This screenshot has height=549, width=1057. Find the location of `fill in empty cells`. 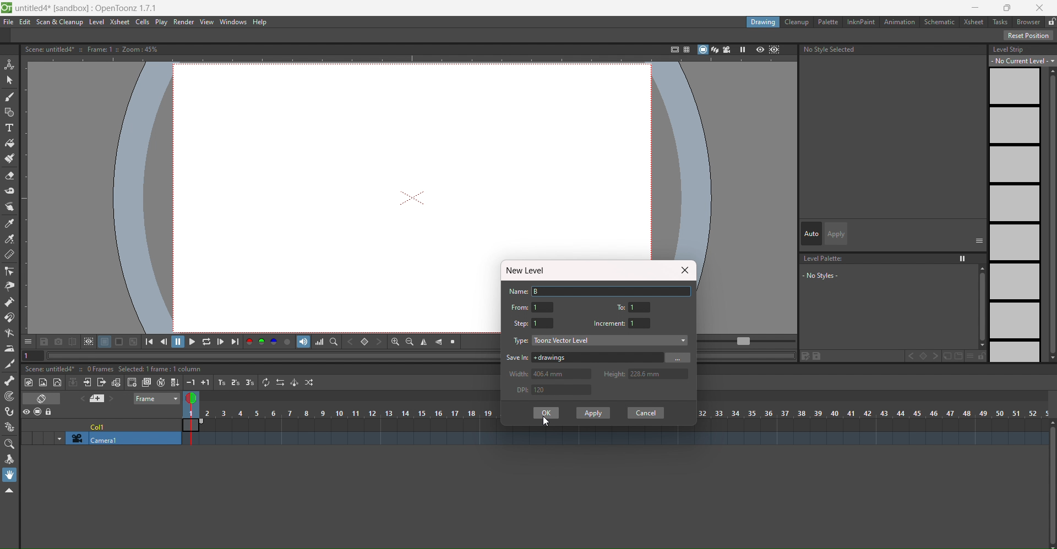

fill in empty cells is located at coordinates (175, 381).